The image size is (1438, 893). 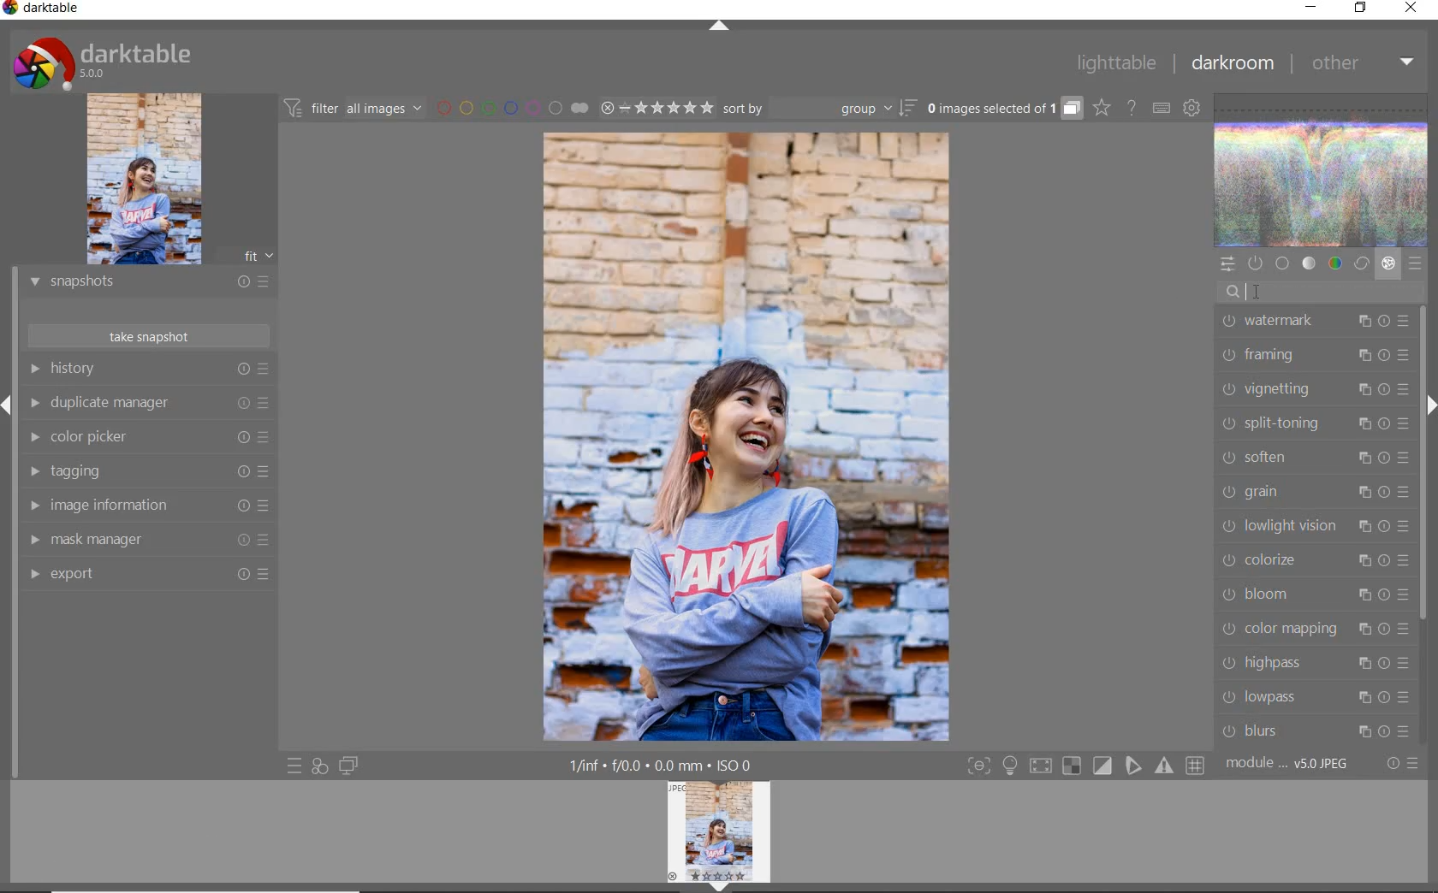 I want to click on correct, so click(x=1361, y=264).